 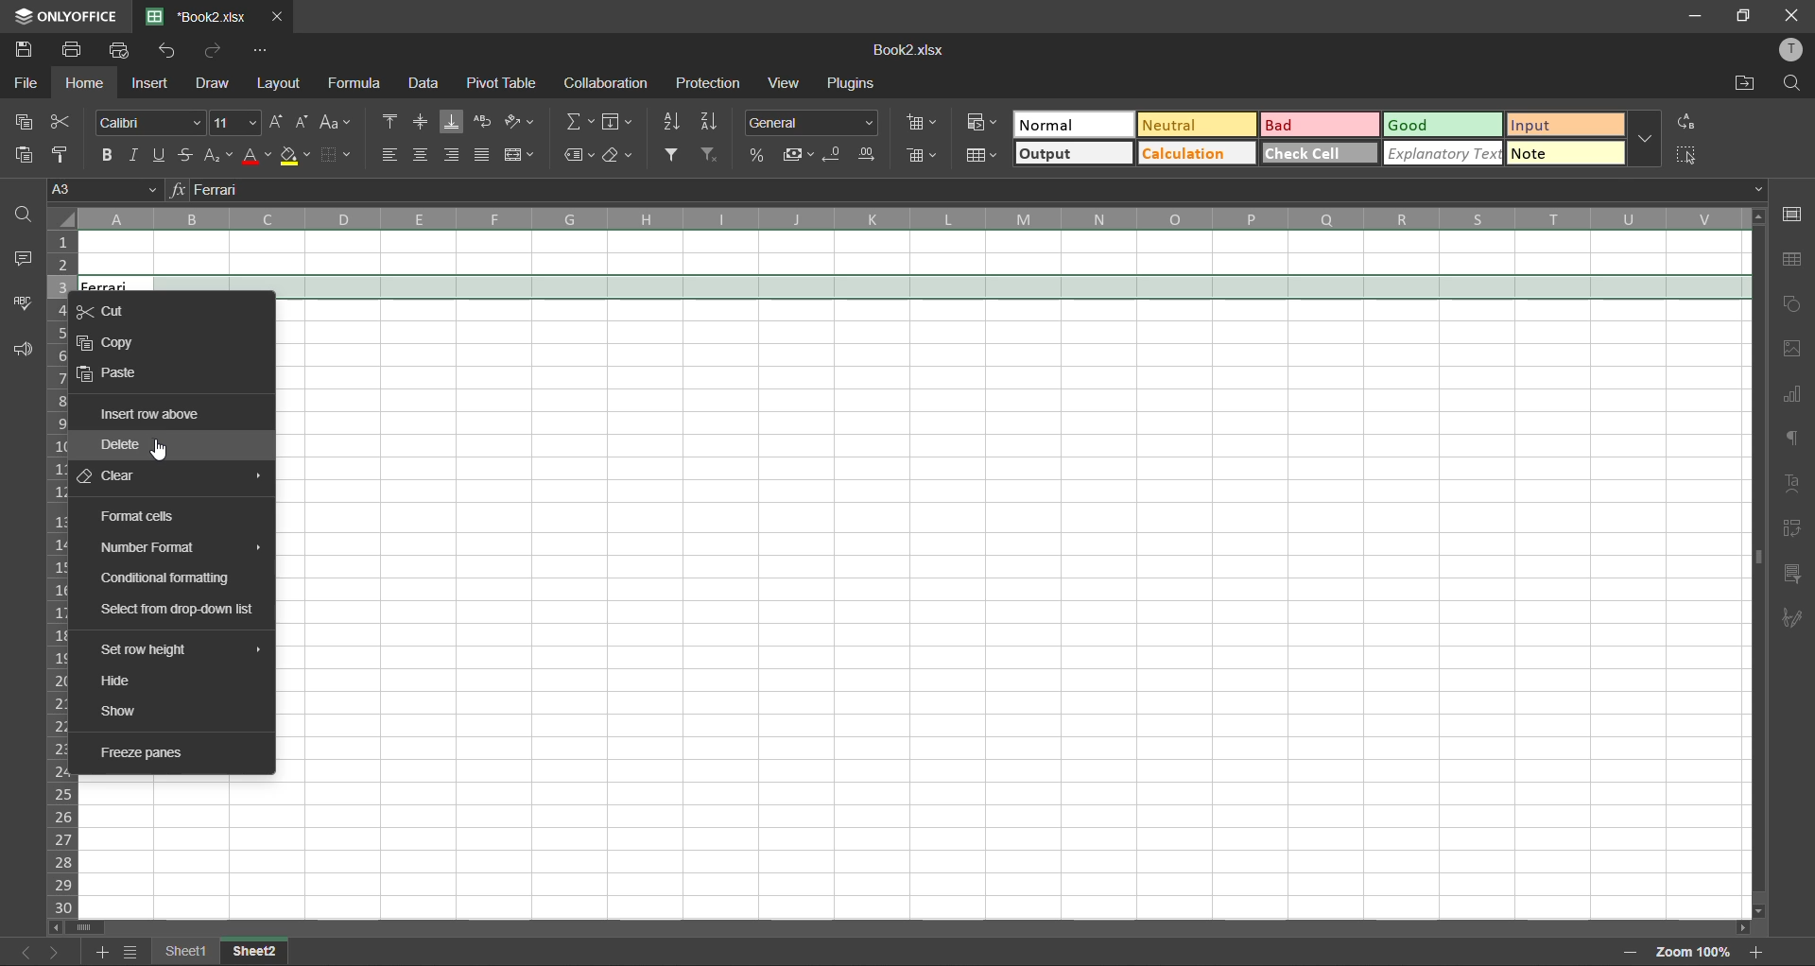 I want to click on zoom in, so click(x=1758, y=949).